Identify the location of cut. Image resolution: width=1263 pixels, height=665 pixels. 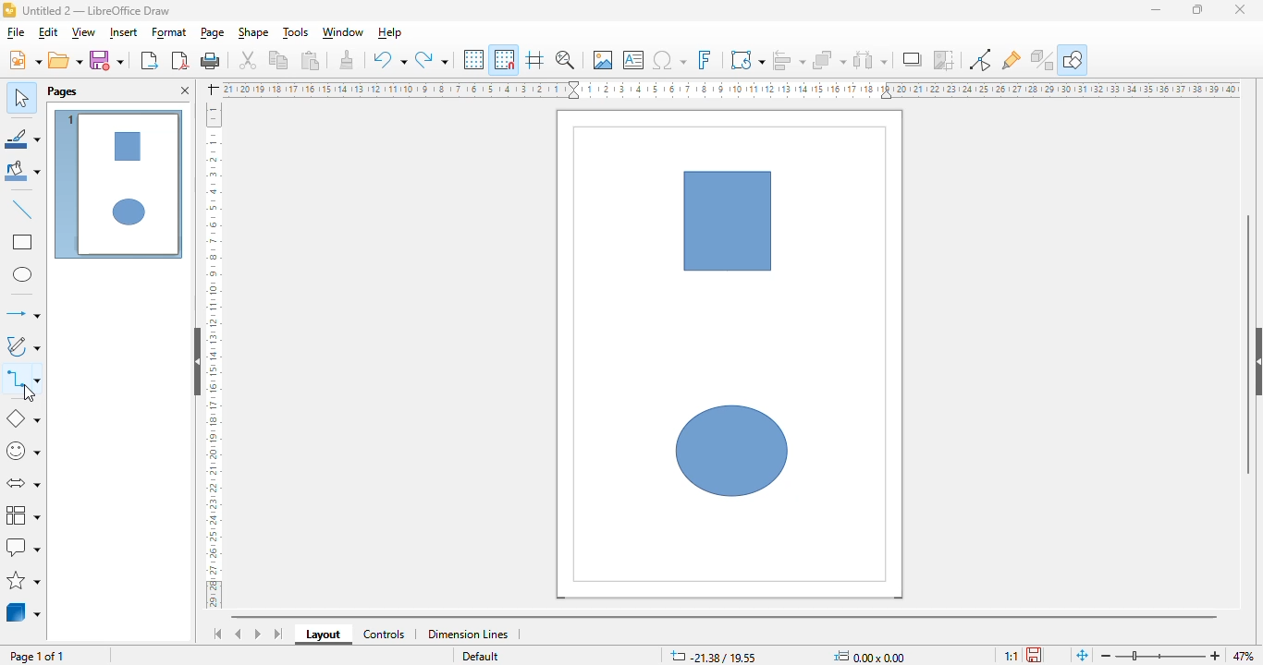
(248, 60).